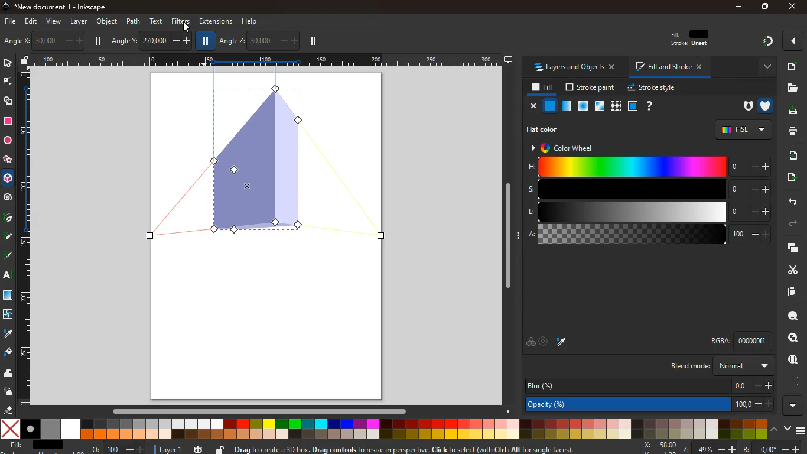 The width and height of the screenshot is (807, 454). Describe the element at coordinates (9, 180) in the screenshot. I see `3d tool` at that location.